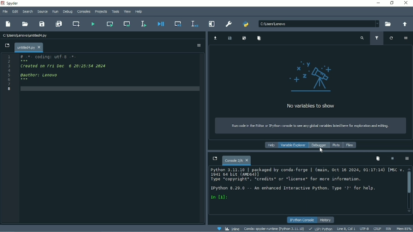 This screenshot has height=232, width=413. I want to click on Projects, so click(101, 12).